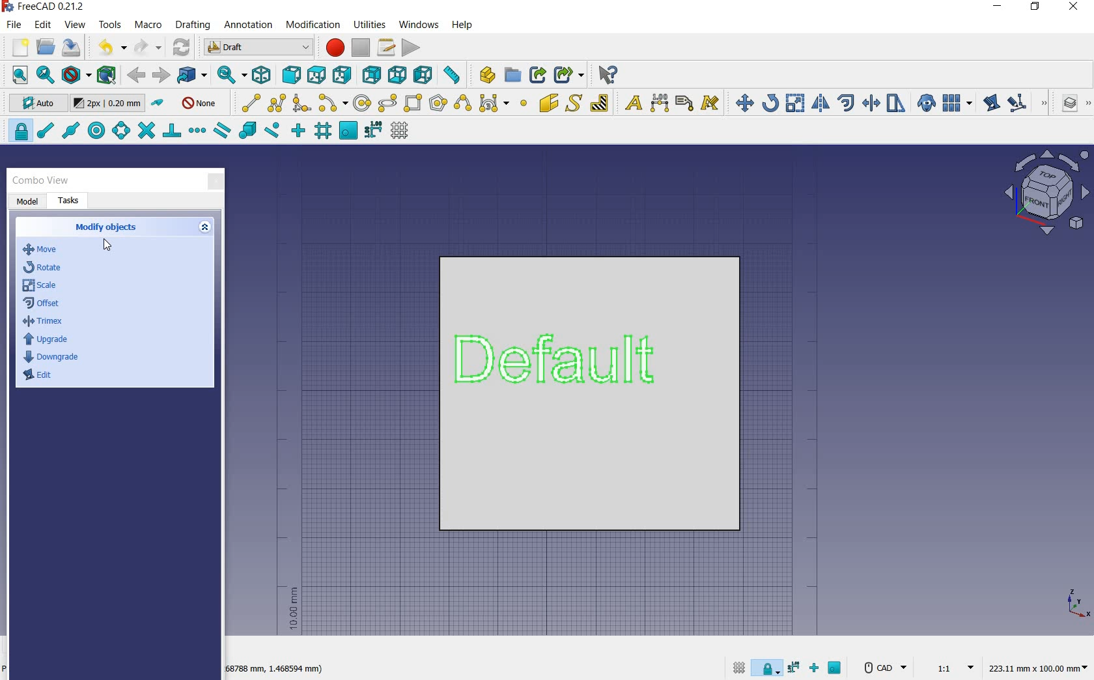  I want to click on bottom, so click(399, 75).